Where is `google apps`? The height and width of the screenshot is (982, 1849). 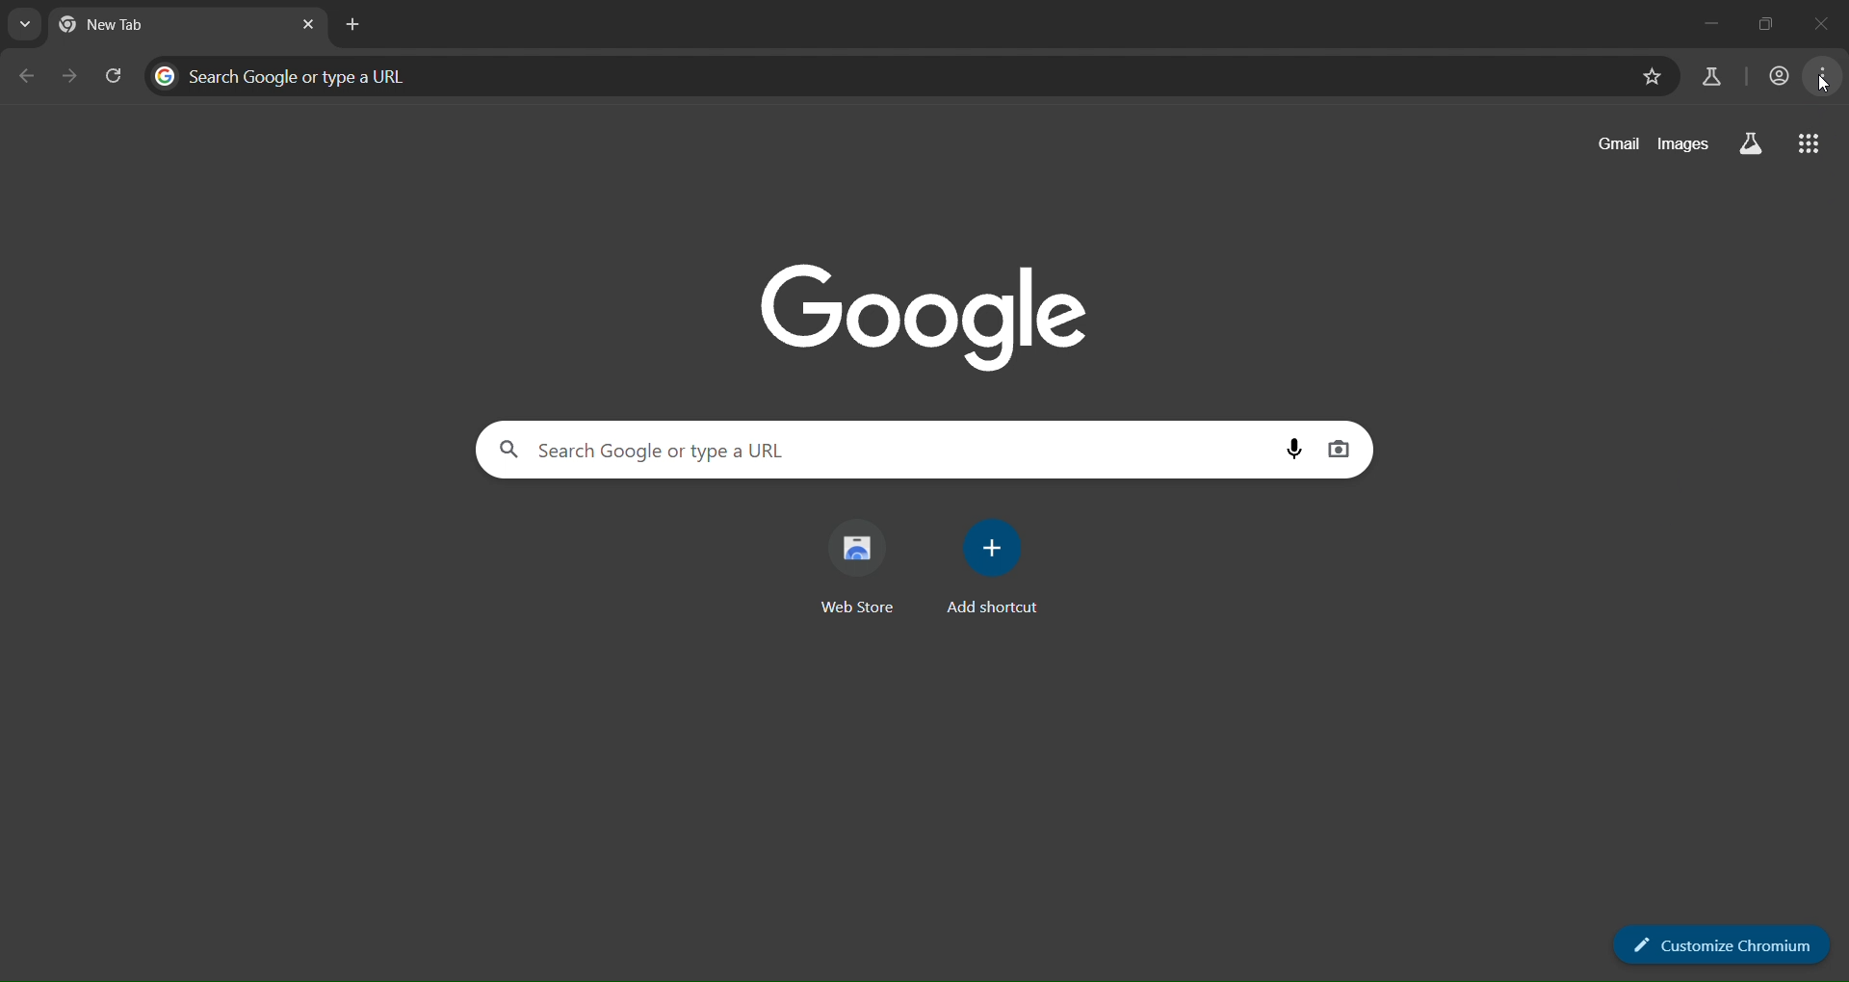
google apps is located at coordinates (1808, 146).